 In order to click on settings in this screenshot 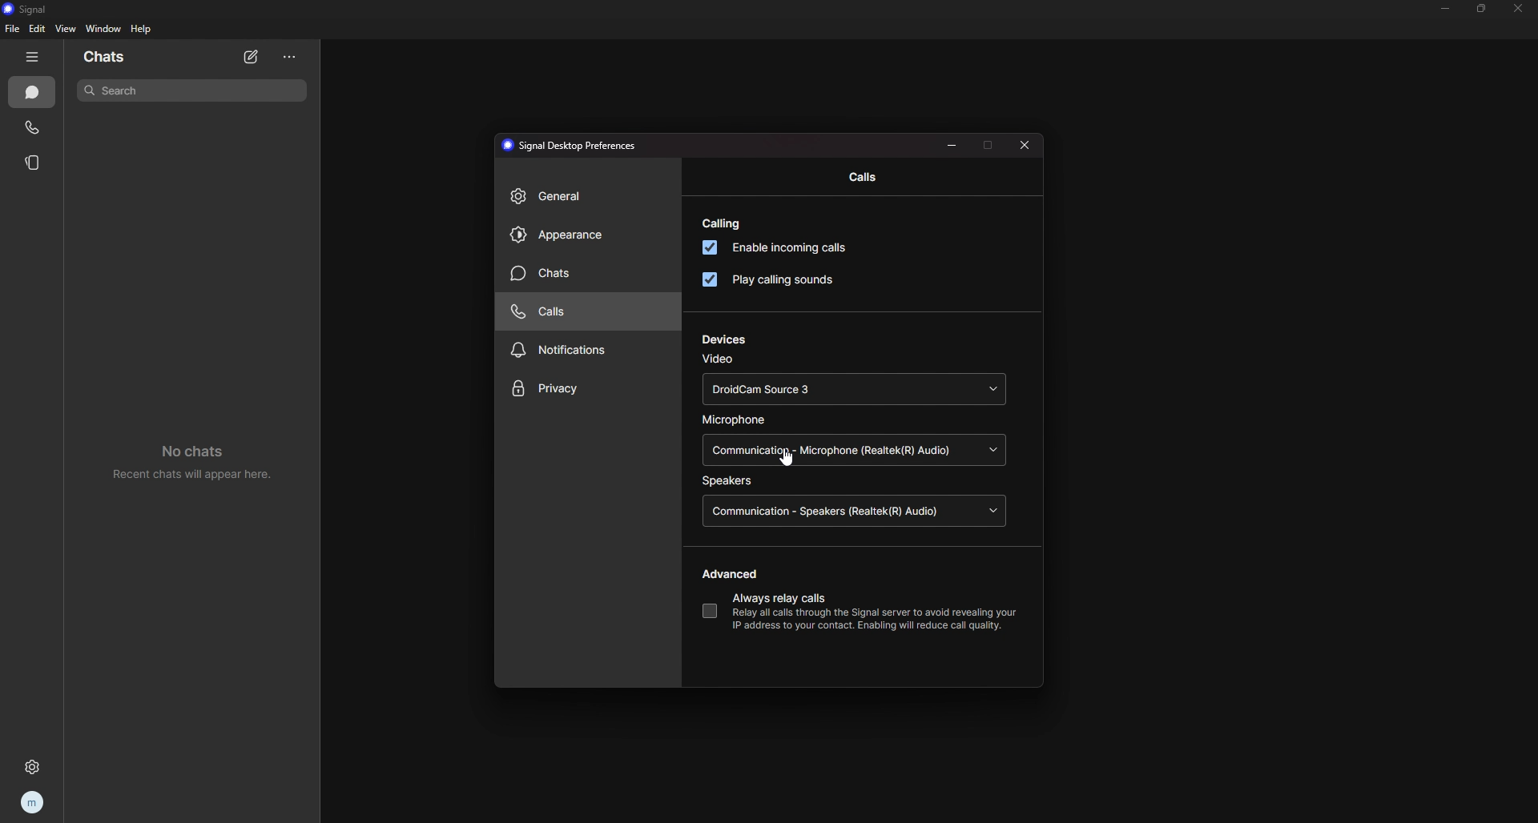, I will do `click(29, 768)`.